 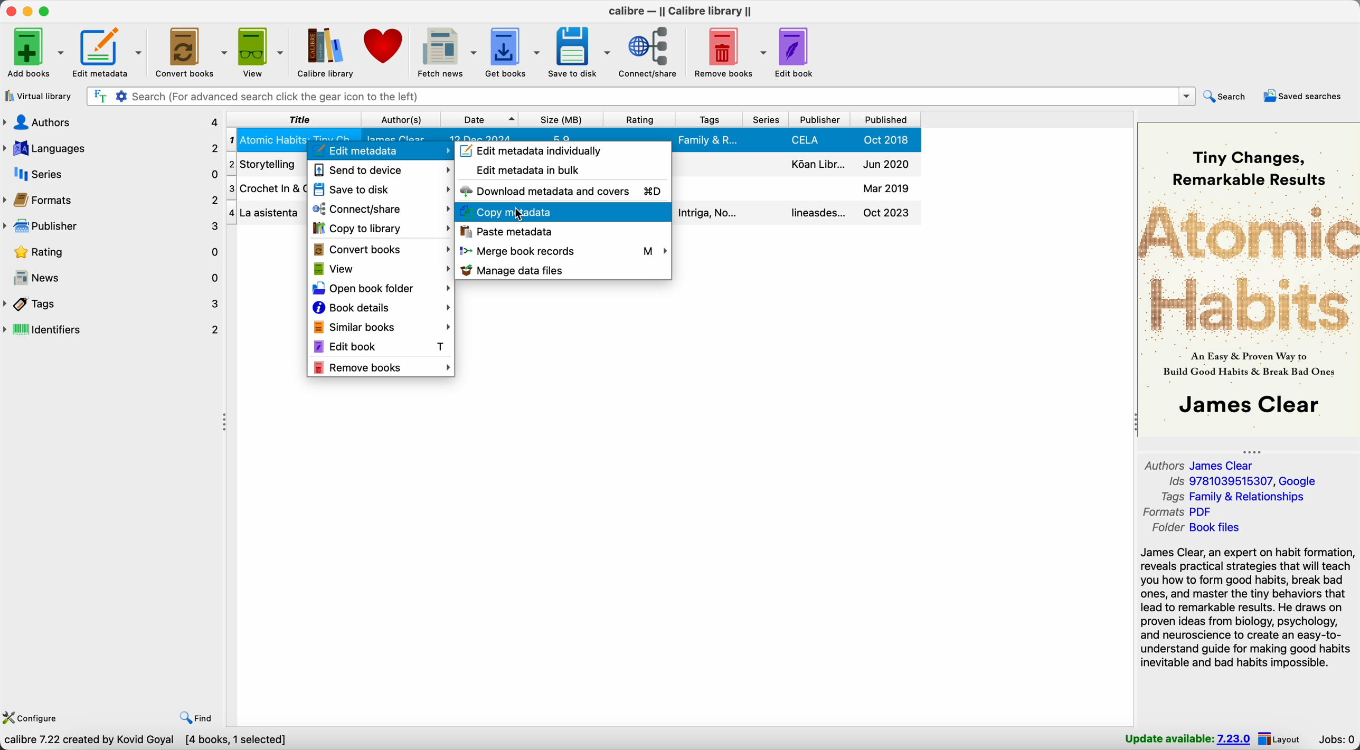 I want to click on Calibre, so click(x=682, y=11).